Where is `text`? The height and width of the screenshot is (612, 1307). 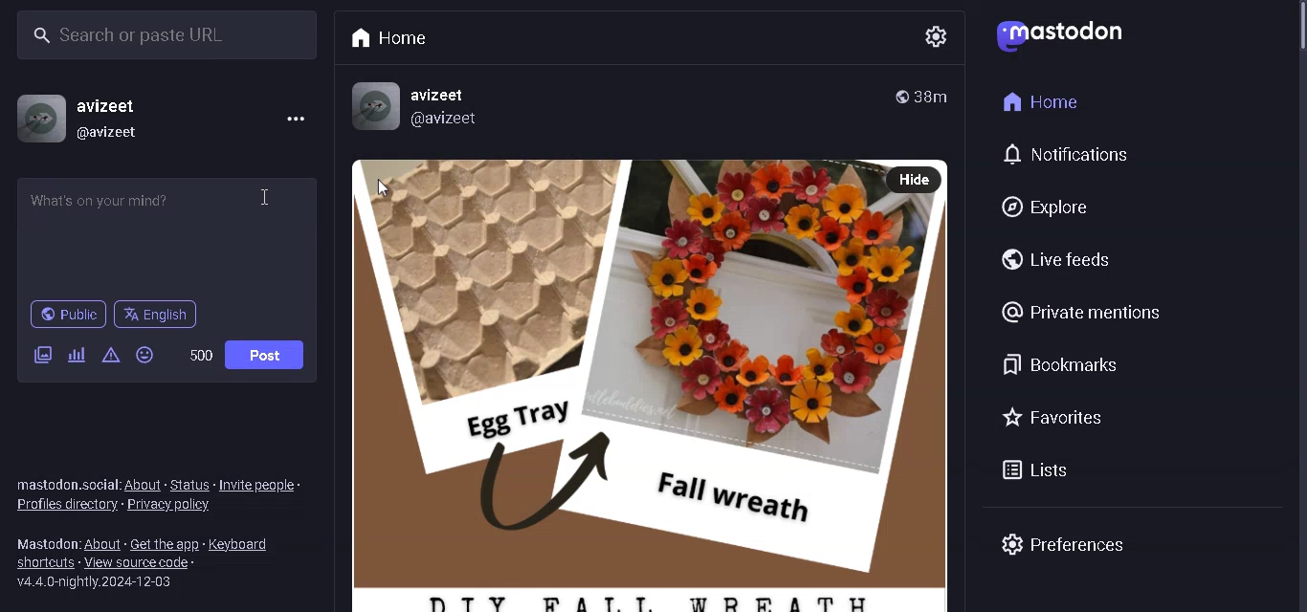
text is located at coordinates (67, 486).